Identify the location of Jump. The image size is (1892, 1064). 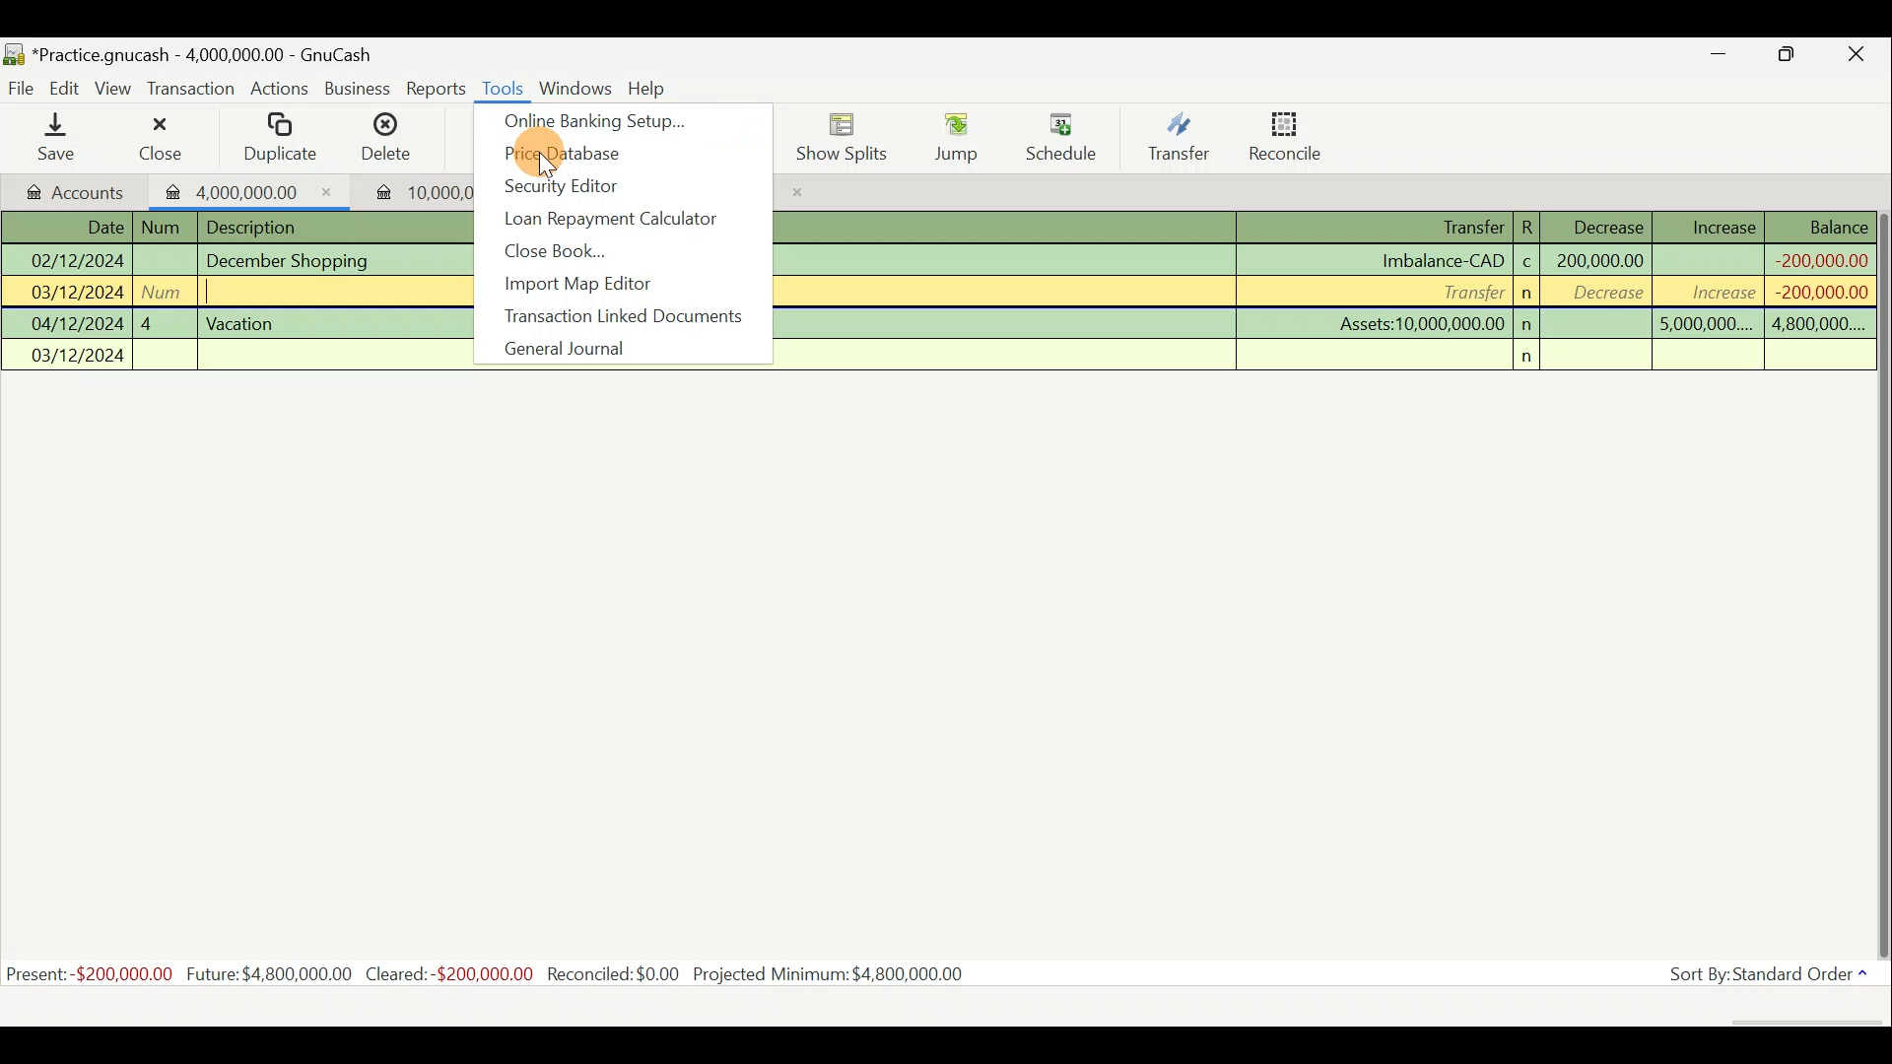
(948, 138).